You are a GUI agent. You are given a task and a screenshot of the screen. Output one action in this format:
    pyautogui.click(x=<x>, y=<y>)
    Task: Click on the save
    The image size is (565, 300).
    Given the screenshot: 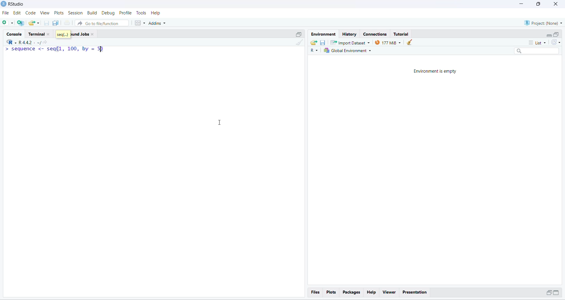 What is the action you would take?
    pyautogui.click(x=47, y=23)
    